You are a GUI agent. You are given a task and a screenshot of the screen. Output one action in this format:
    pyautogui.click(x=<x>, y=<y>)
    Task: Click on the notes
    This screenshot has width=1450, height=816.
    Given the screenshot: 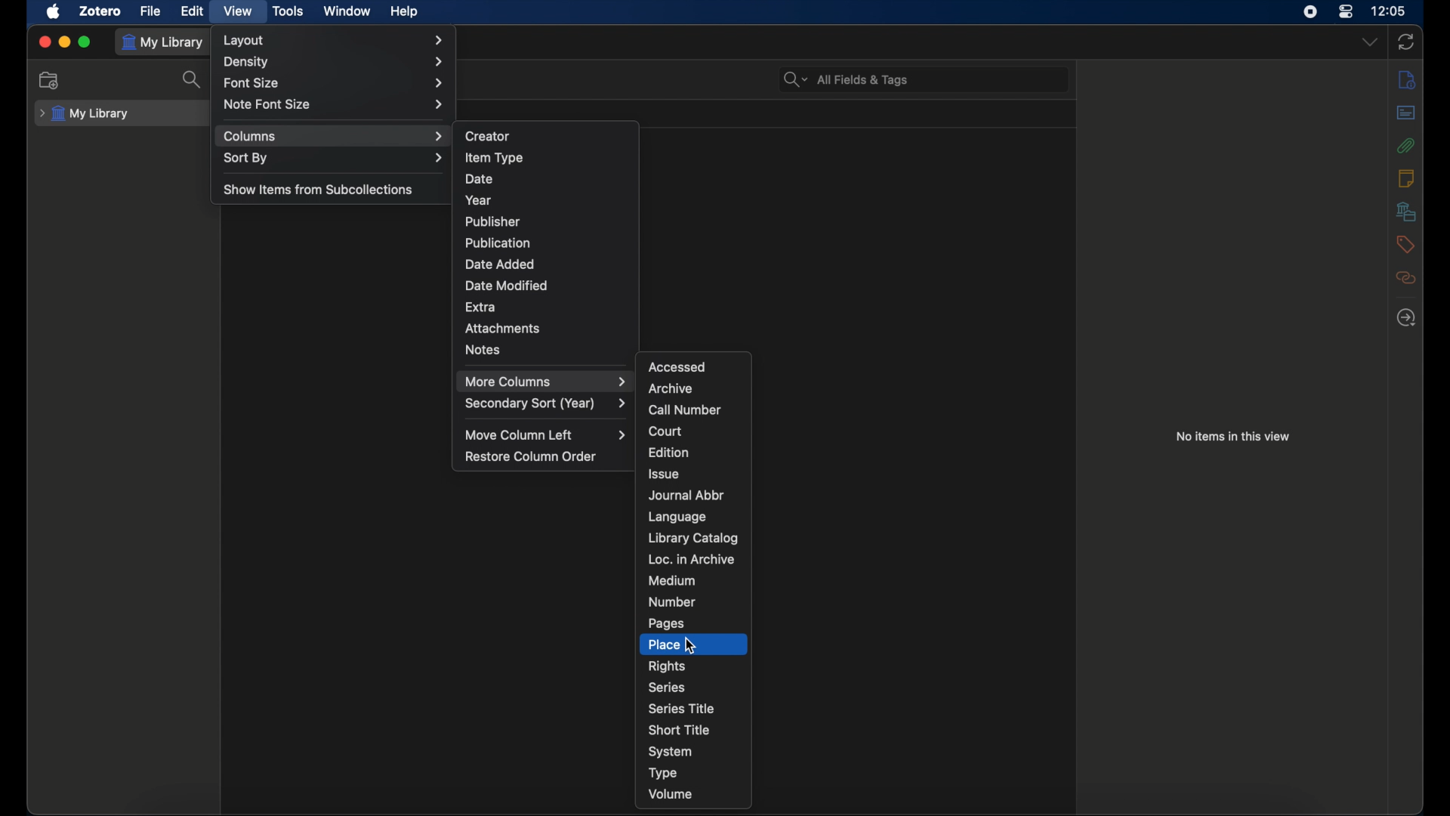 What is the action you would take?
    pyautogui.click(x=482, y=349)
    